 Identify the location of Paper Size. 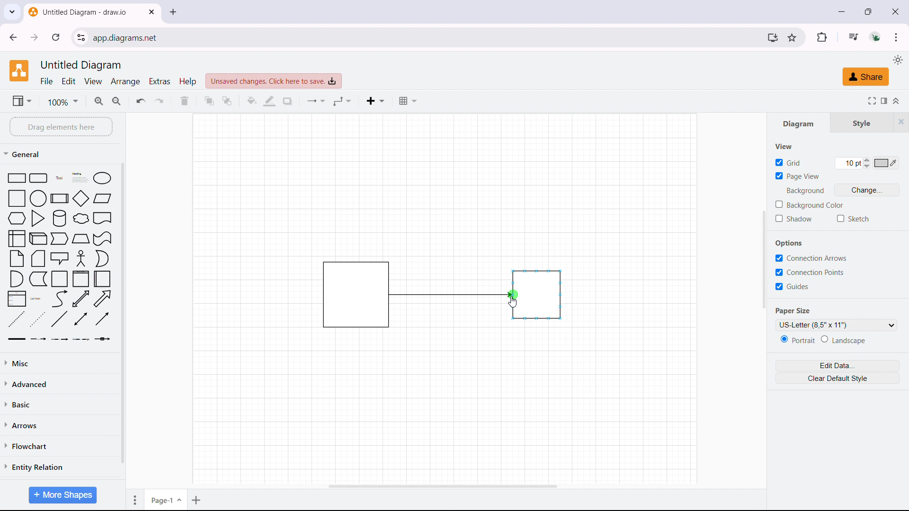
(798, 311).